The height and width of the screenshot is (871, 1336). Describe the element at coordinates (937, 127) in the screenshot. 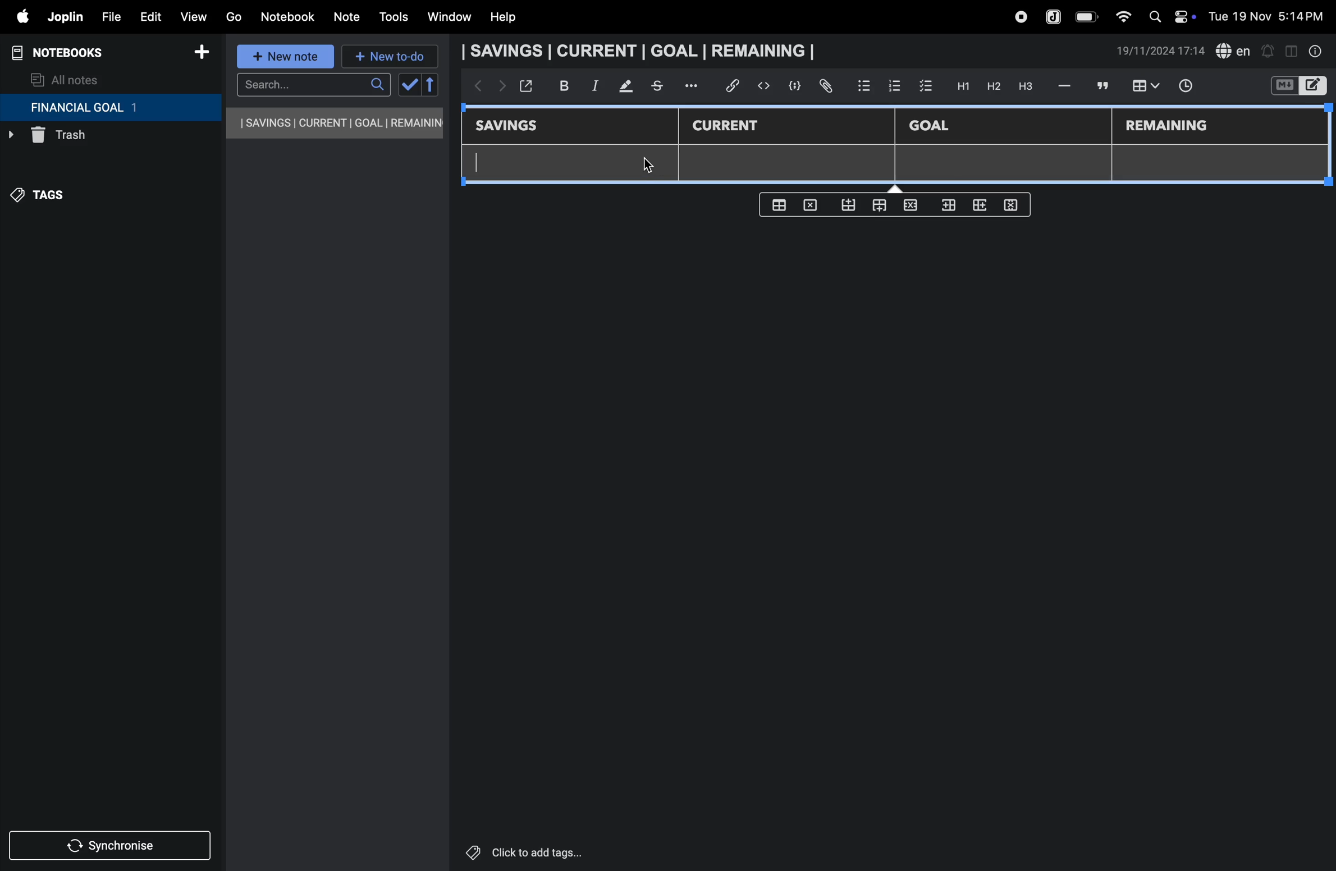

I see `Goal` at that location.